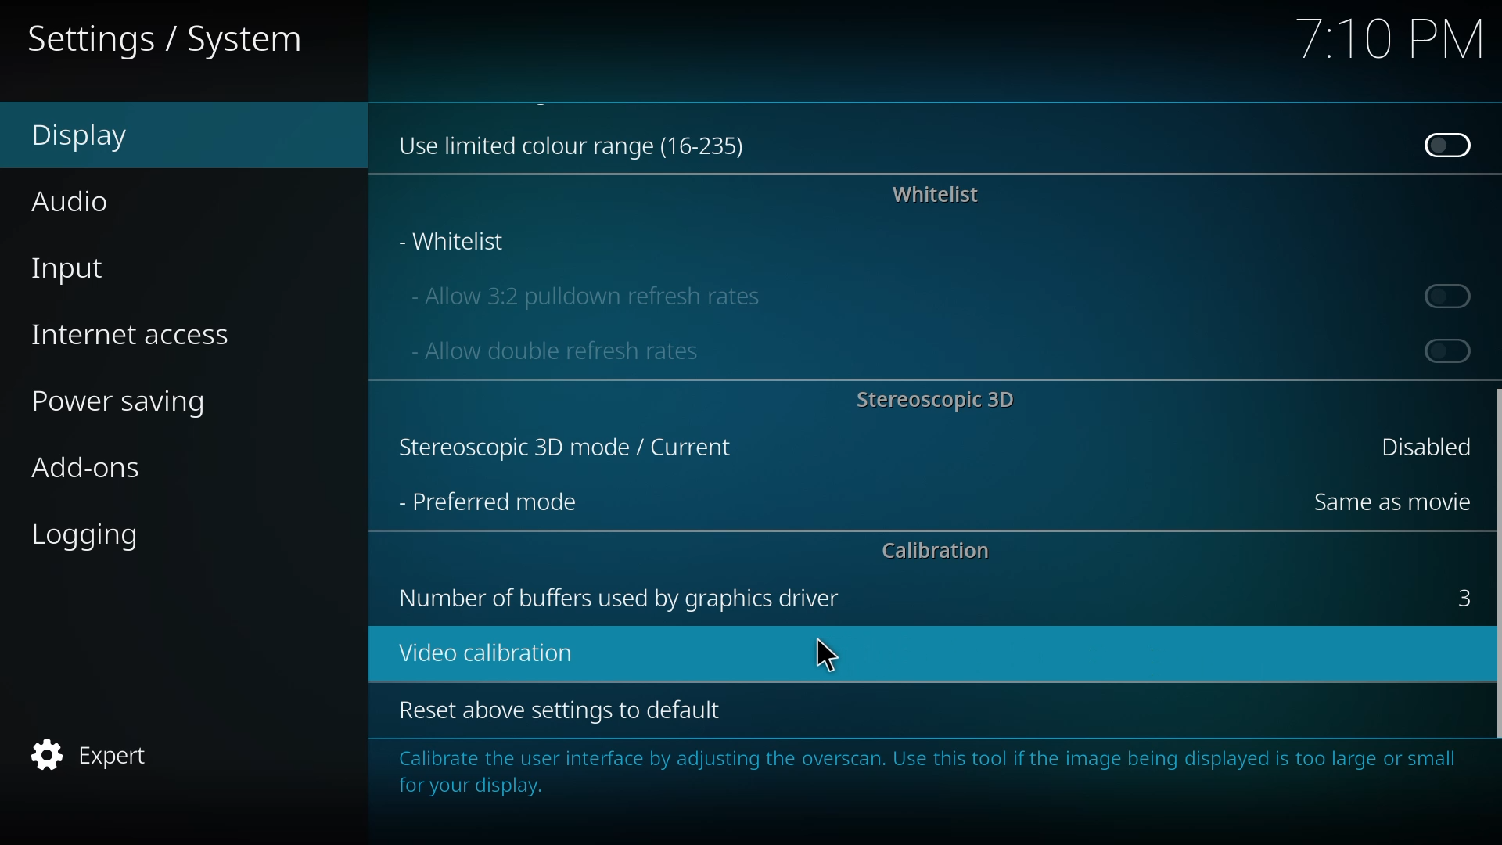  Describe the element at coordinates (562, 449) in the screenshot. I see `stereoscopic 3d` at that location.